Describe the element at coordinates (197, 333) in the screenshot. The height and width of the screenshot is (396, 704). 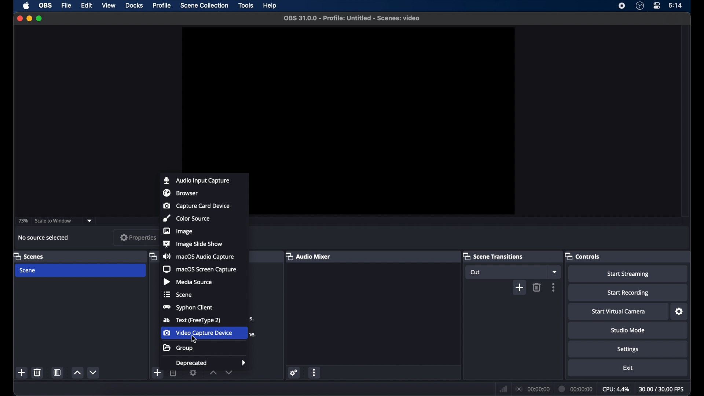
I see `video capture device` at that location.